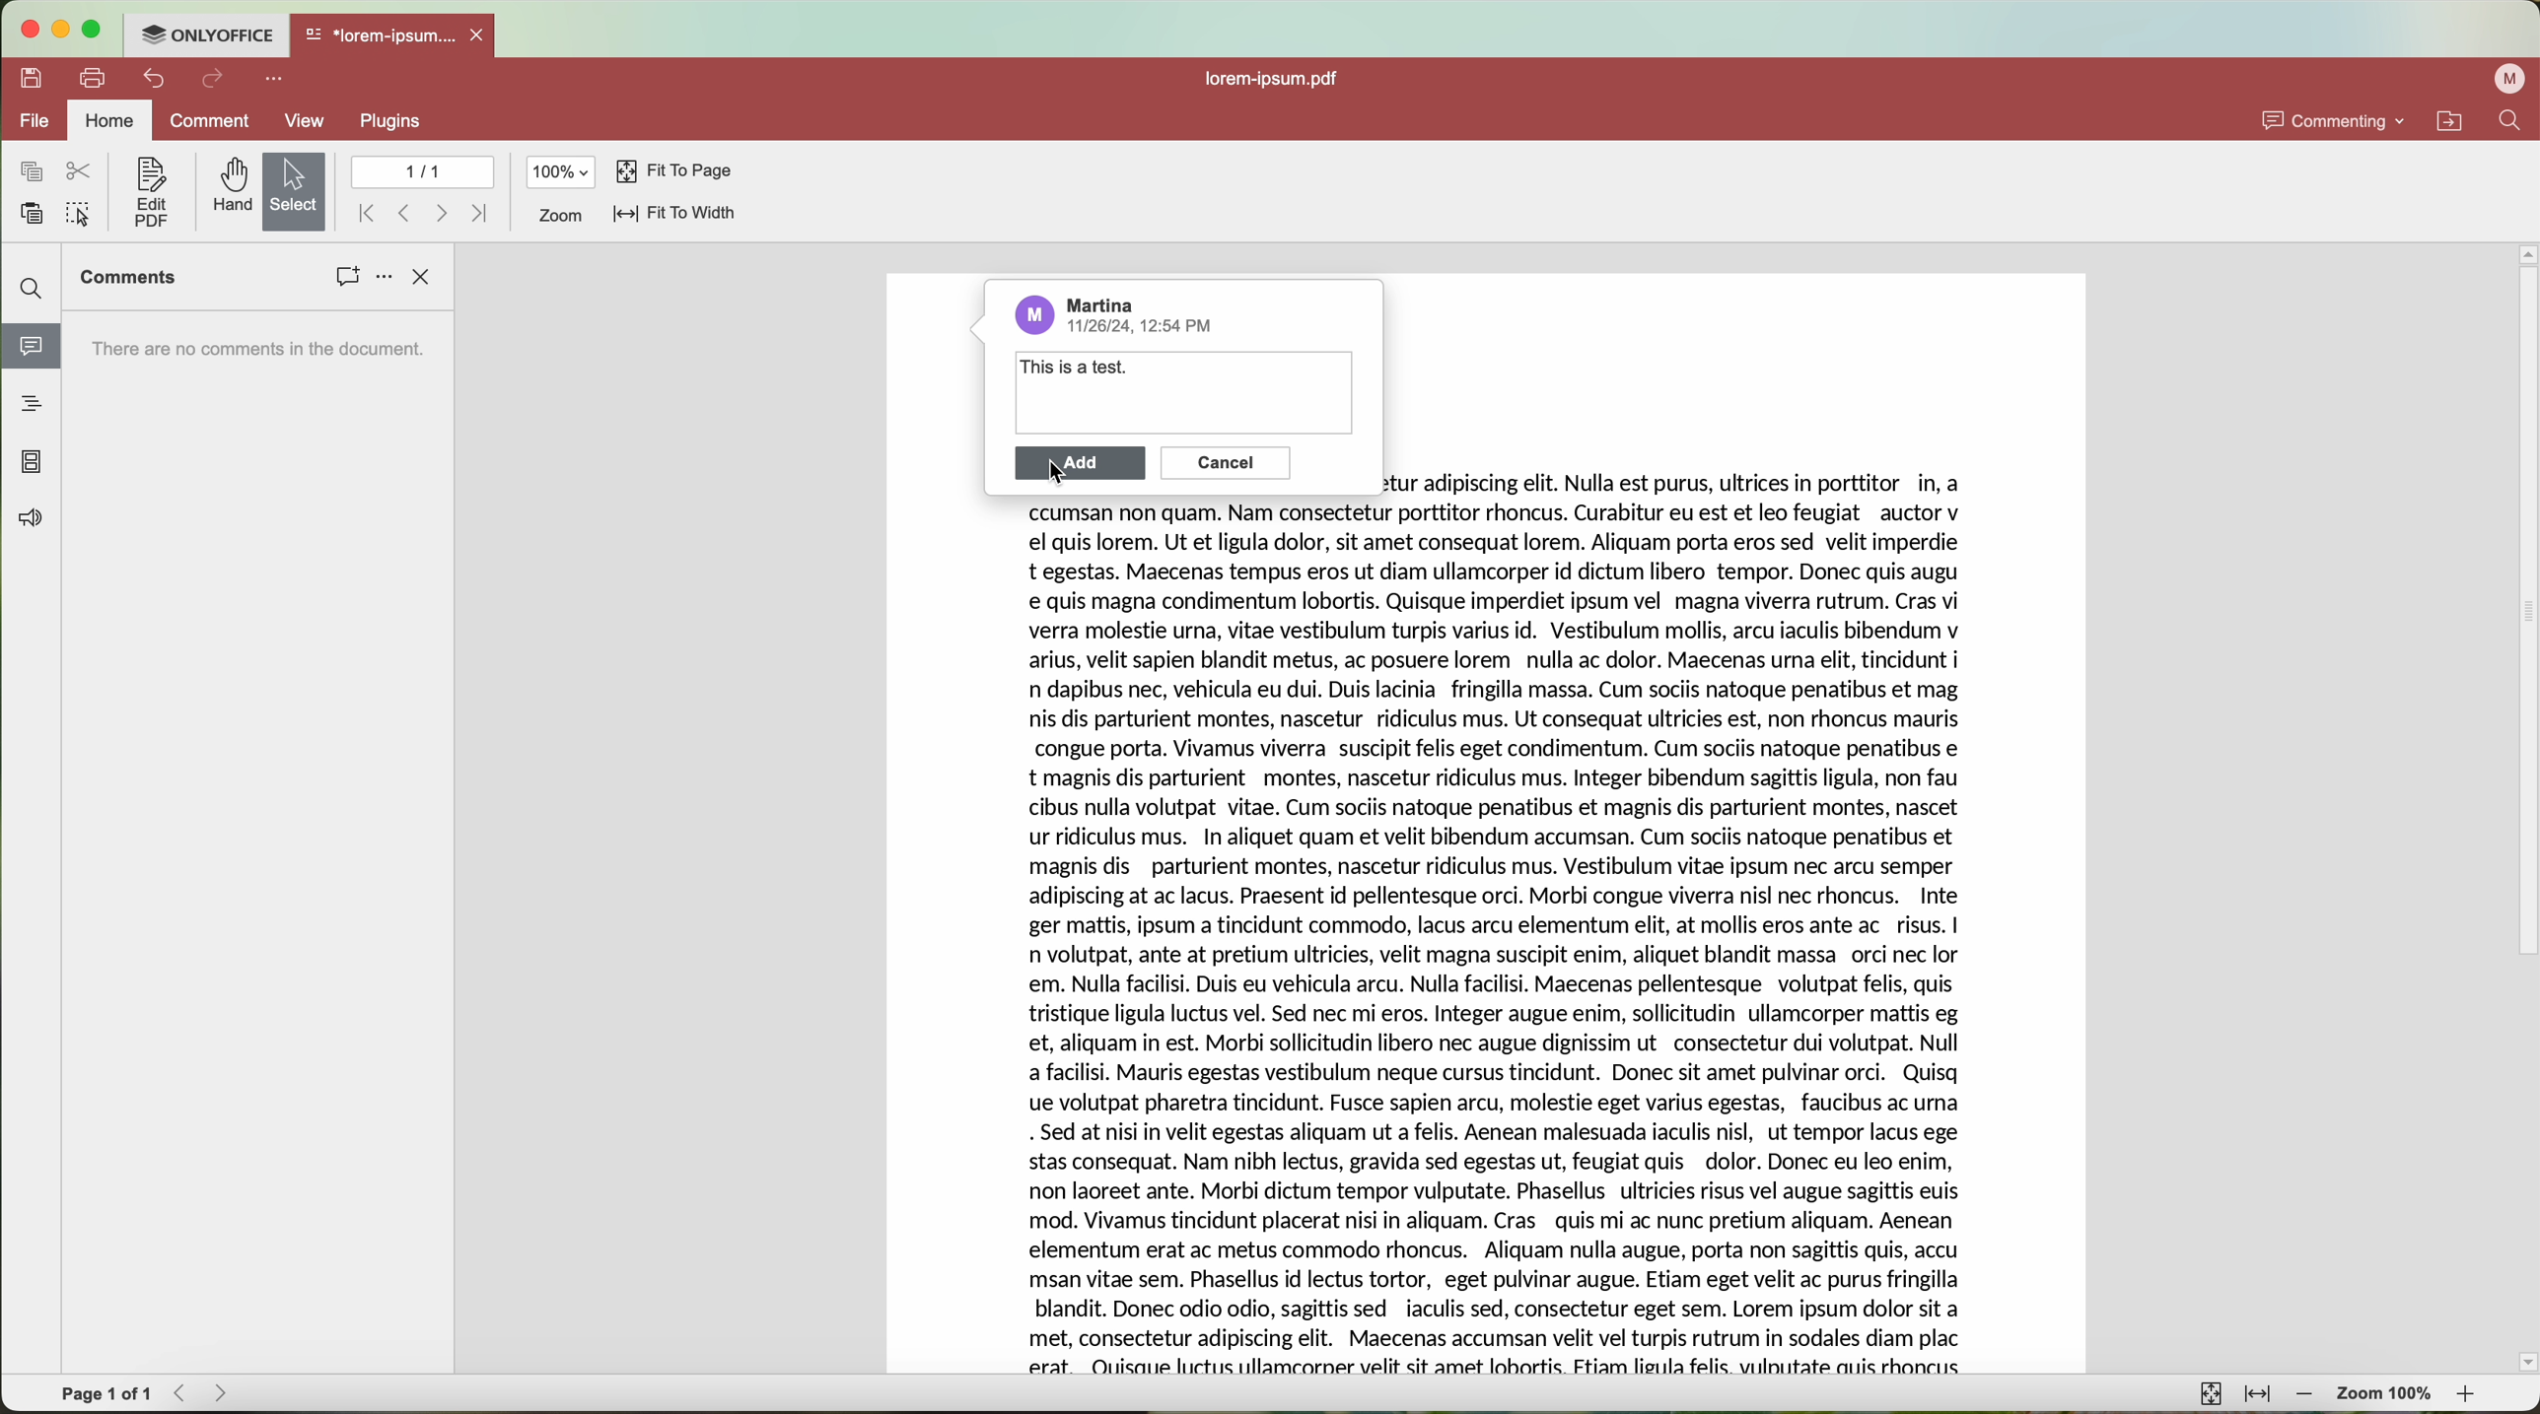  What do you see at coordinates (561, 171) in the screenshot?
I see `100%` at bounding box center [561, 171].